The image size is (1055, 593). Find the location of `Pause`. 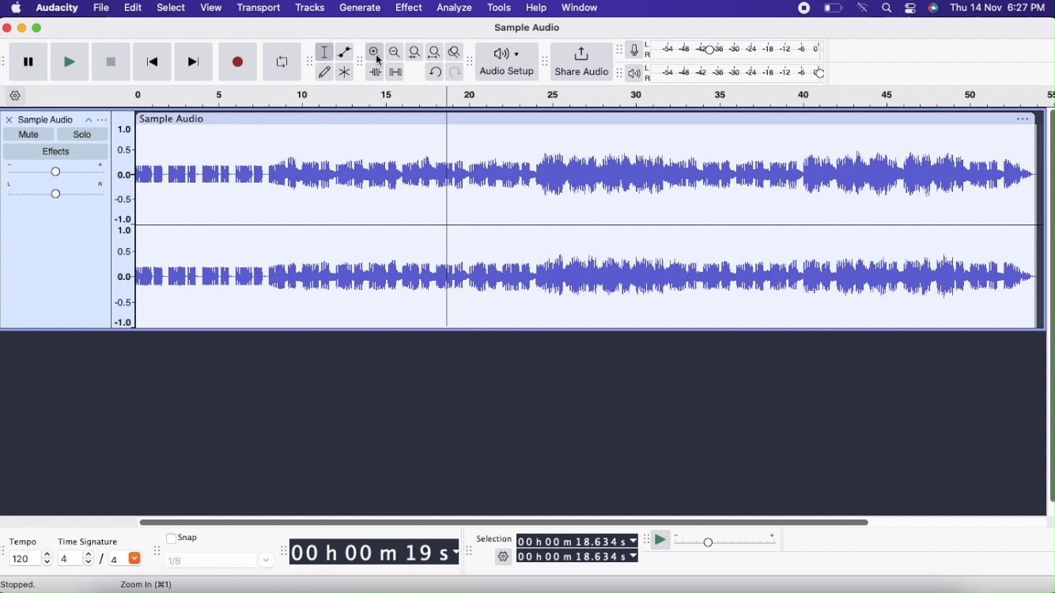

Pause is located at coordinates (30, 62).